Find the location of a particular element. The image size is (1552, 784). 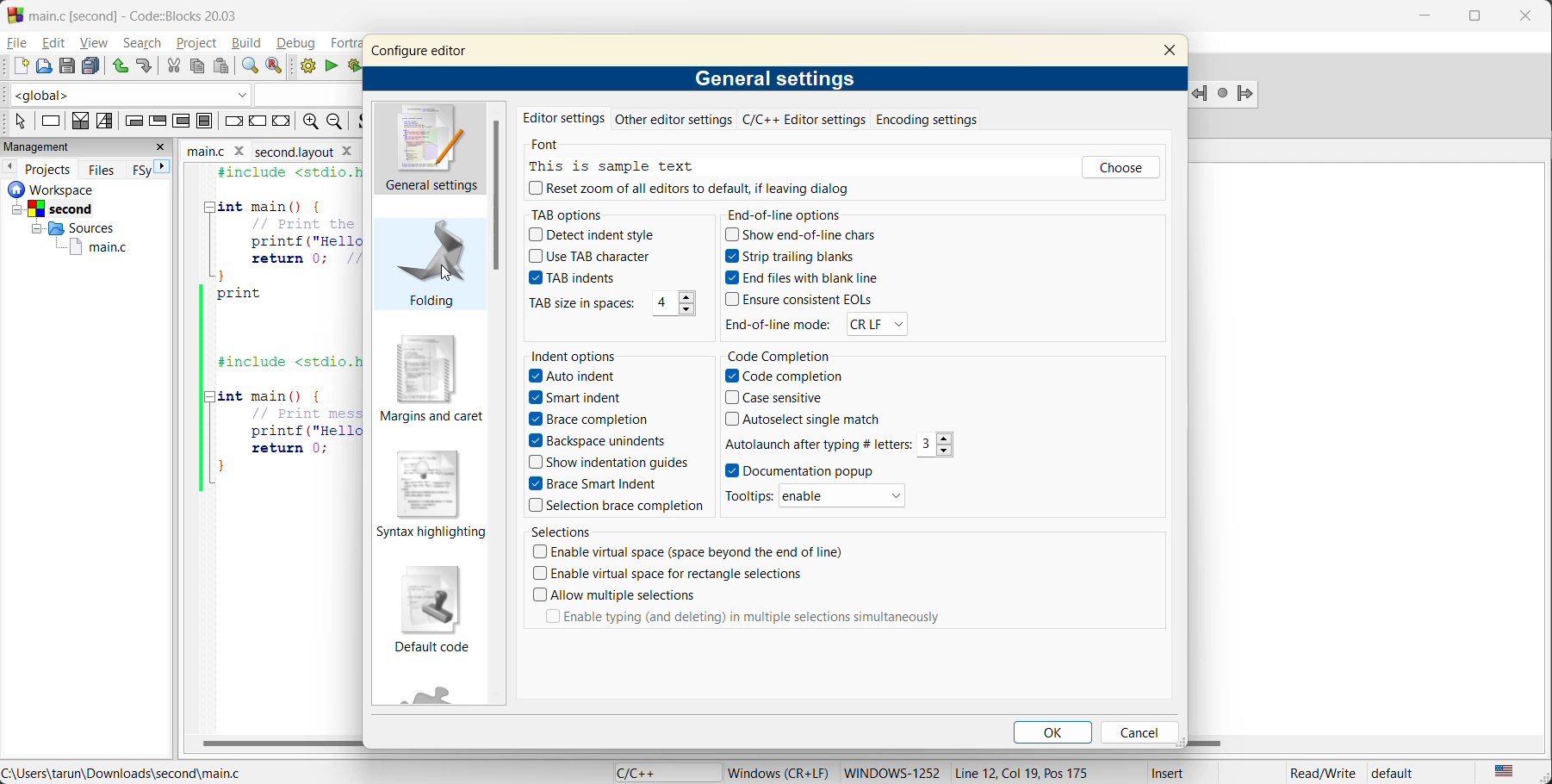

Insert is located at coordinates (1179, 770).